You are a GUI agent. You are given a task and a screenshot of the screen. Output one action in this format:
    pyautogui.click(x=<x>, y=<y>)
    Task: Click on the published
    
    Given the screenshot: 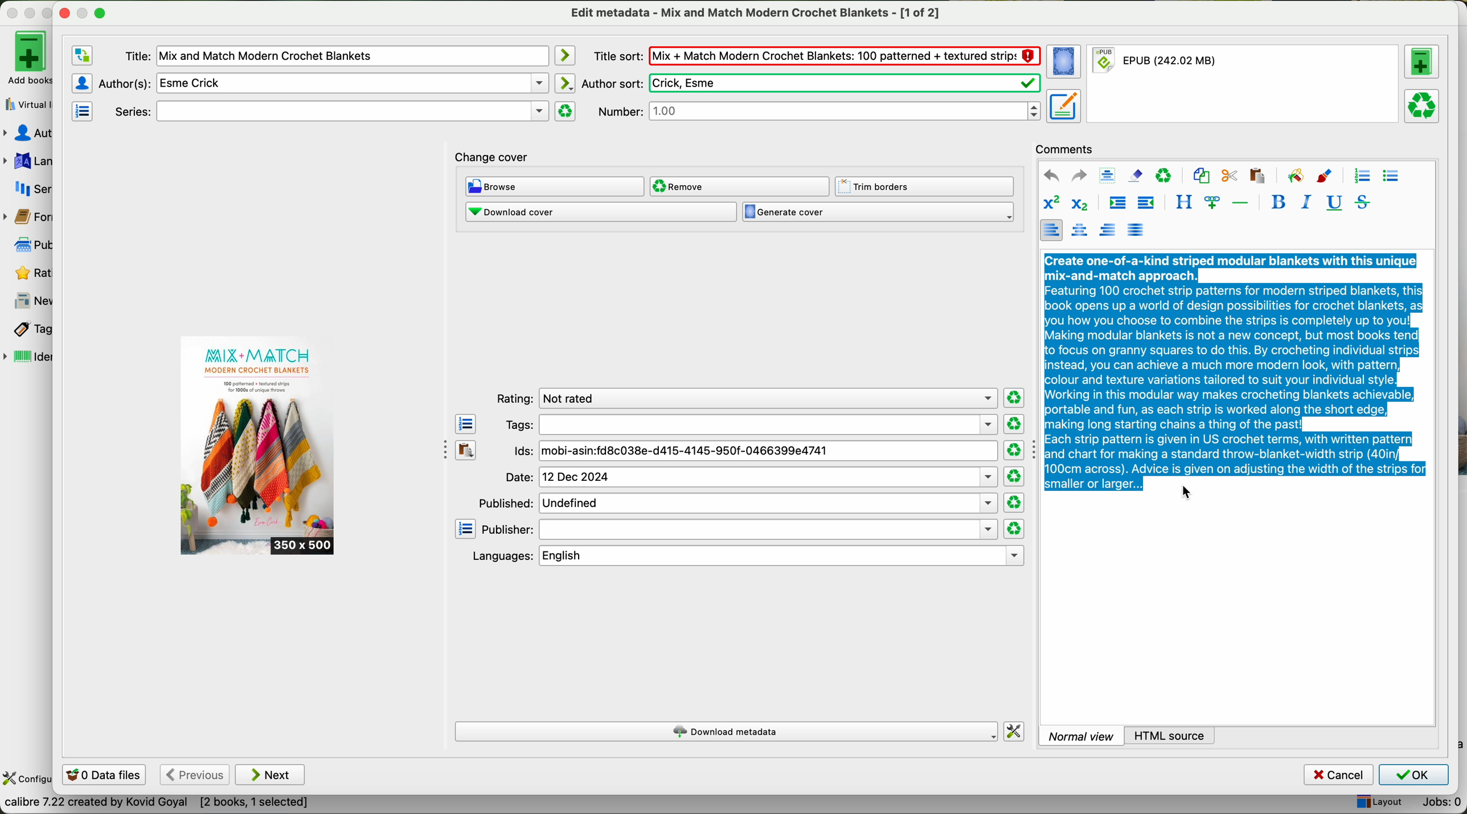 What is the action you would take?
    pyautogui.click(x=736, y=502)
    